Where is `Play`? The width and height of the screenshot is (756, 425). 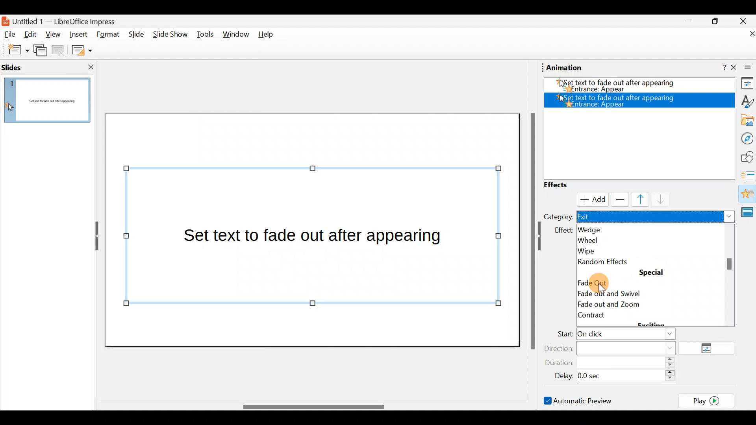
Play is located at coordinates (709, 400).